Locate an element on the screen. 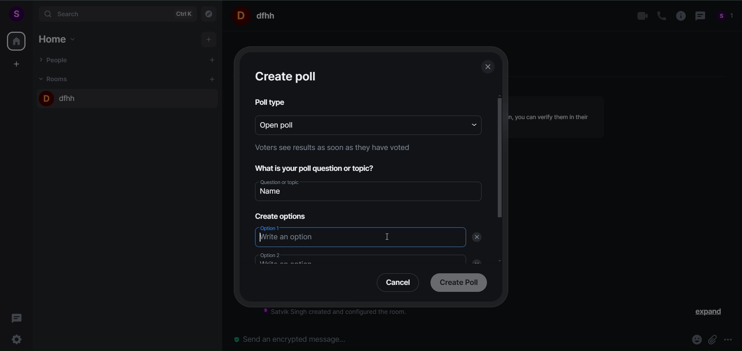 The image size is (742, 351). option 2 is located at coordinates (354, 258).